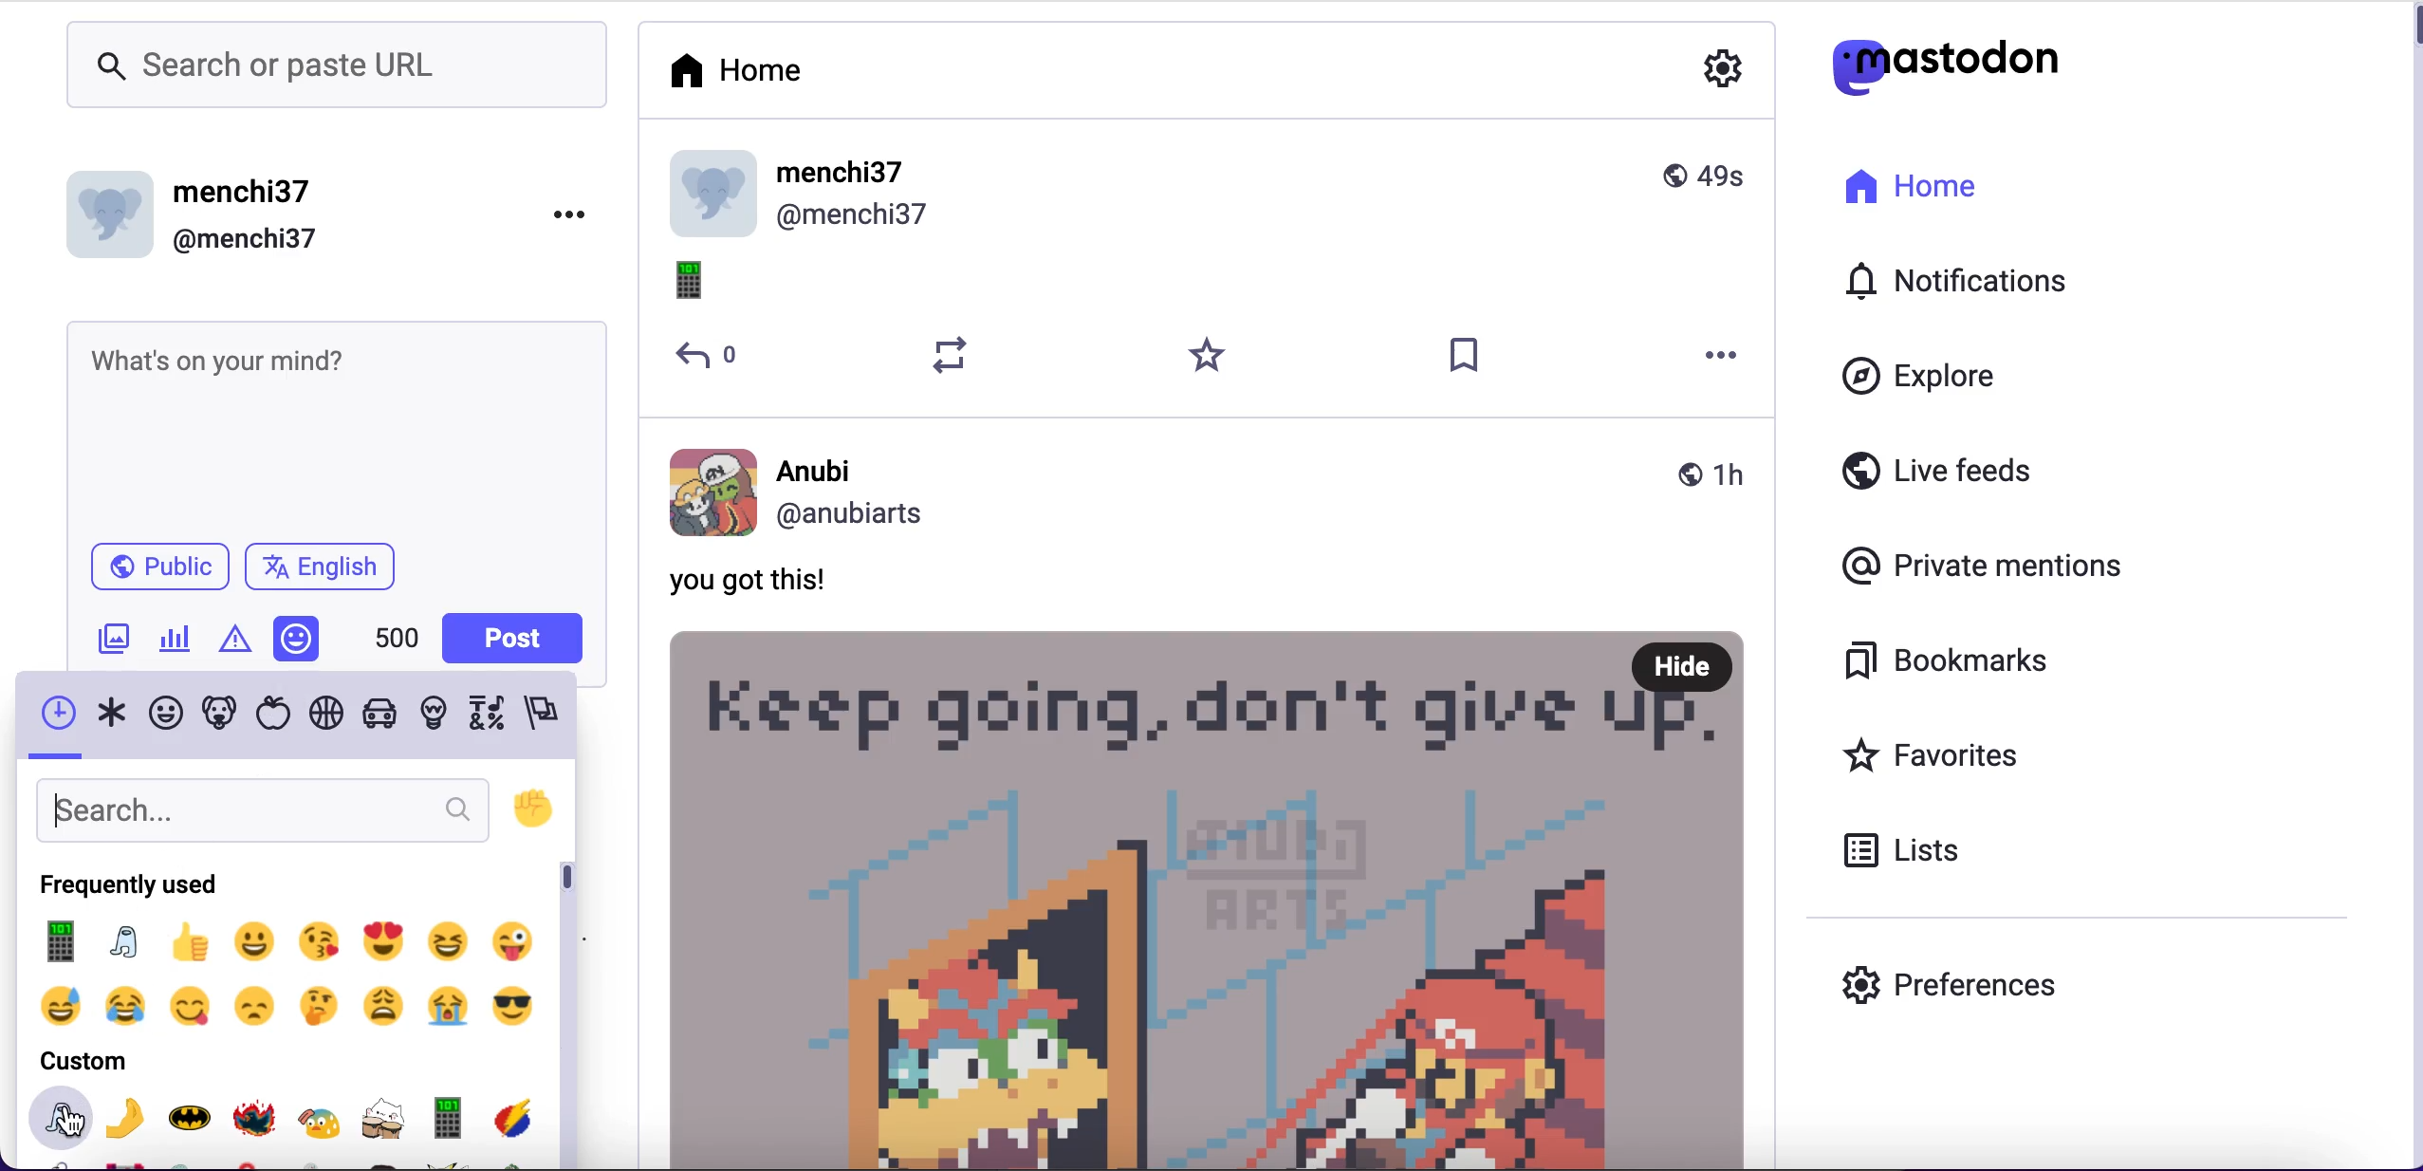  What do you see at coordinates (1466, 357) in the screenshot?
I see `save` at bounding box center [1466, 357].